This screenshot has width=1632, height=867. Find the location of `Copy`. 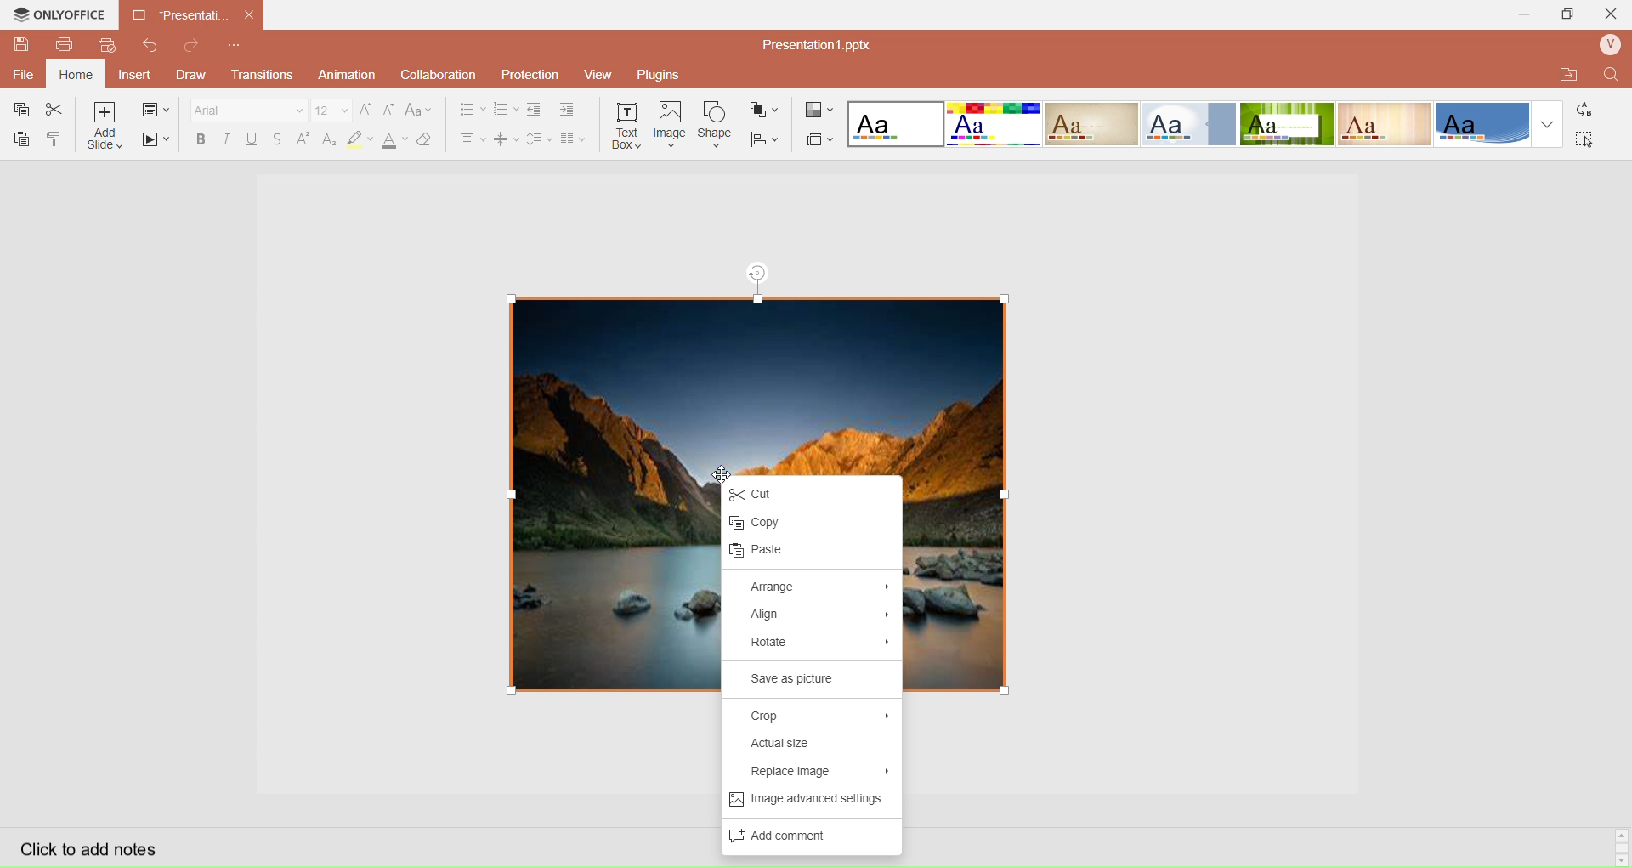

Copy is located at coordinates (807, 524).